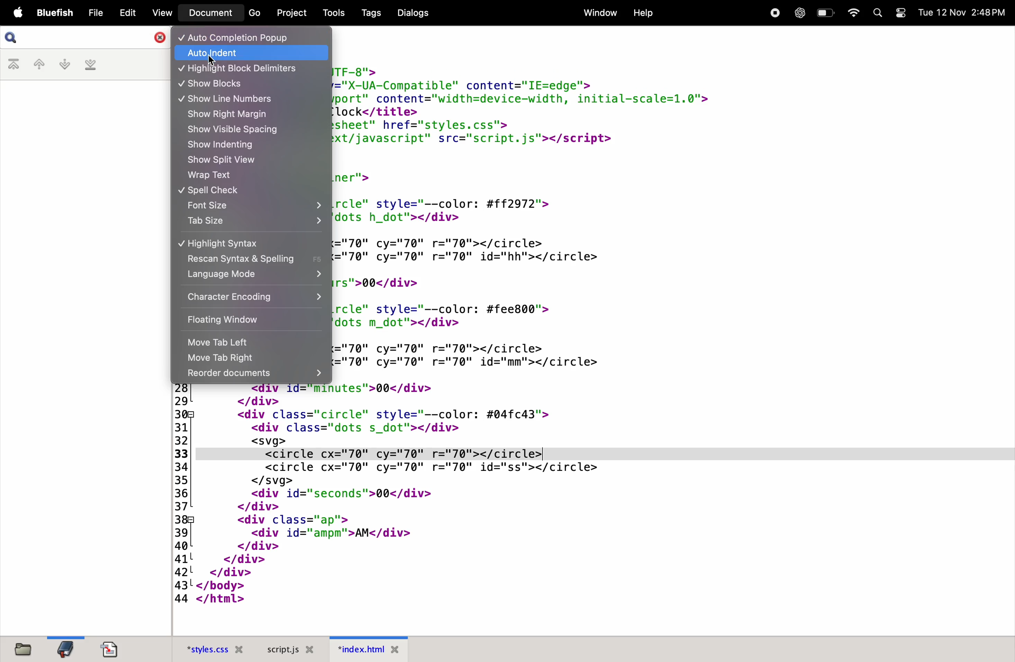 Image resolution: width=1015 pixels, height=662 pixels. Describe the element at coordinates (413, 13) in the screenshot. I see `dialogs` at that location.